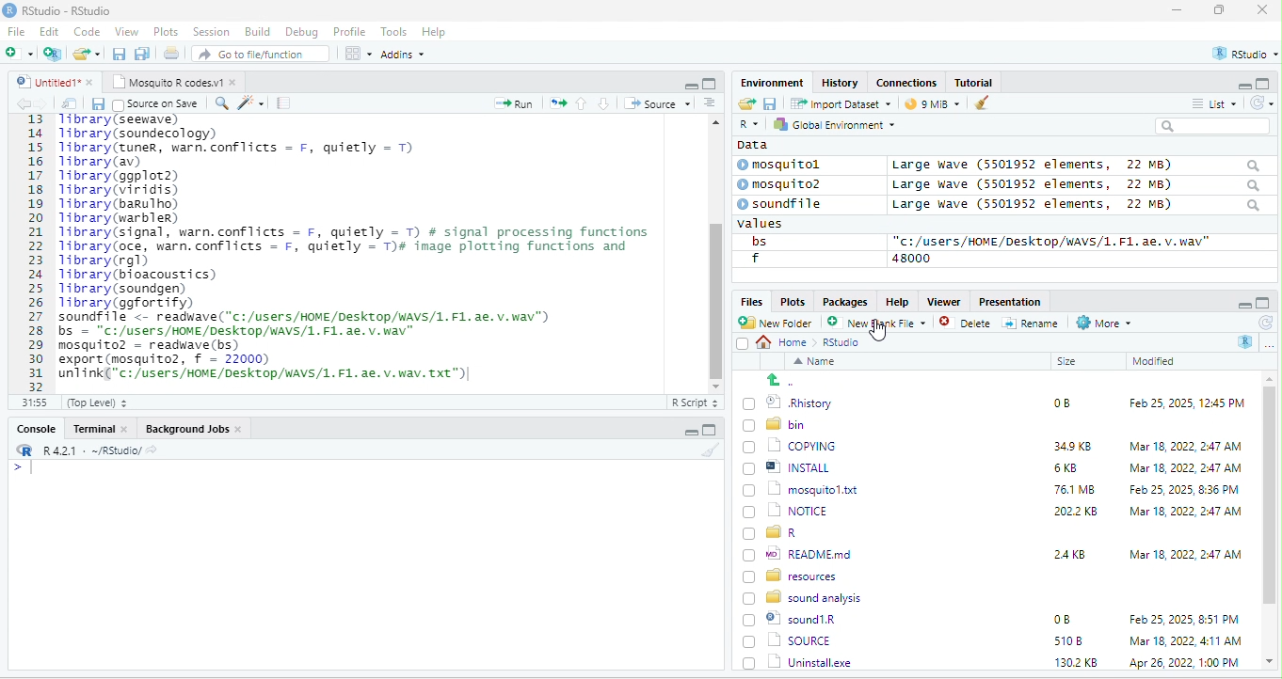 The height and width of the screenshot is (679, 1282). Describe the element at coordinates (785, 182) in the screenshot. I see `© mosquito?` at that location.